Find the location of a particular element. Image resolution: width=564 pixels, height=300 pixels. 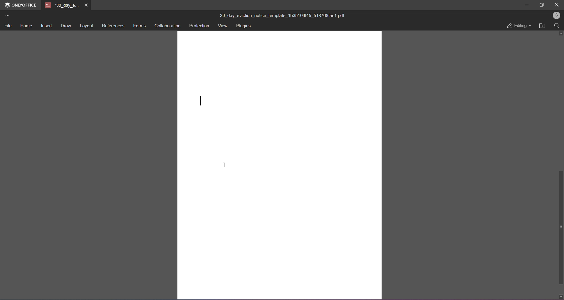

more is located at coordinates (7, 16).